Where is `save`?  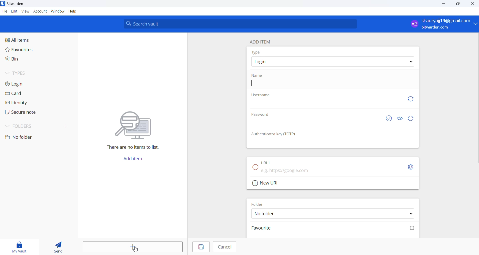 save is located at coordinates (200, 247).